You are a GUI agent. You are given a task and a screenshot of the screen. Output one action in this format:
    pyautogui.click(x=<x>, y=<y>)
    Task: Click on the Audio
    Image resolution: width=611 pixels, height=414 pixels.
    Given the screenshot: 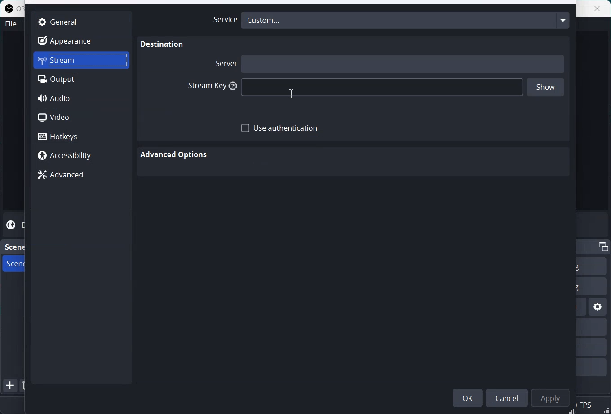 What is the action you would take?
    pyautogui.click(x=82, y=98)
    